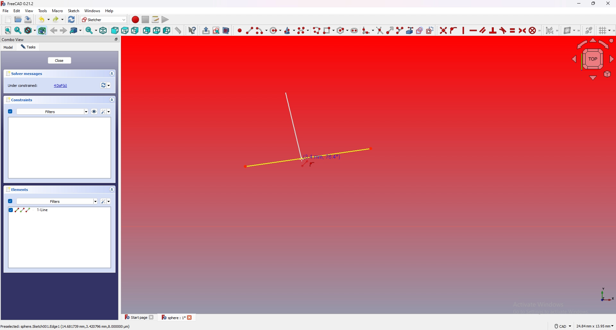  What do you see at coordinates (463, 30) in the screenshot?
I see `Constrain vertically` at bounding box center [463, 30].